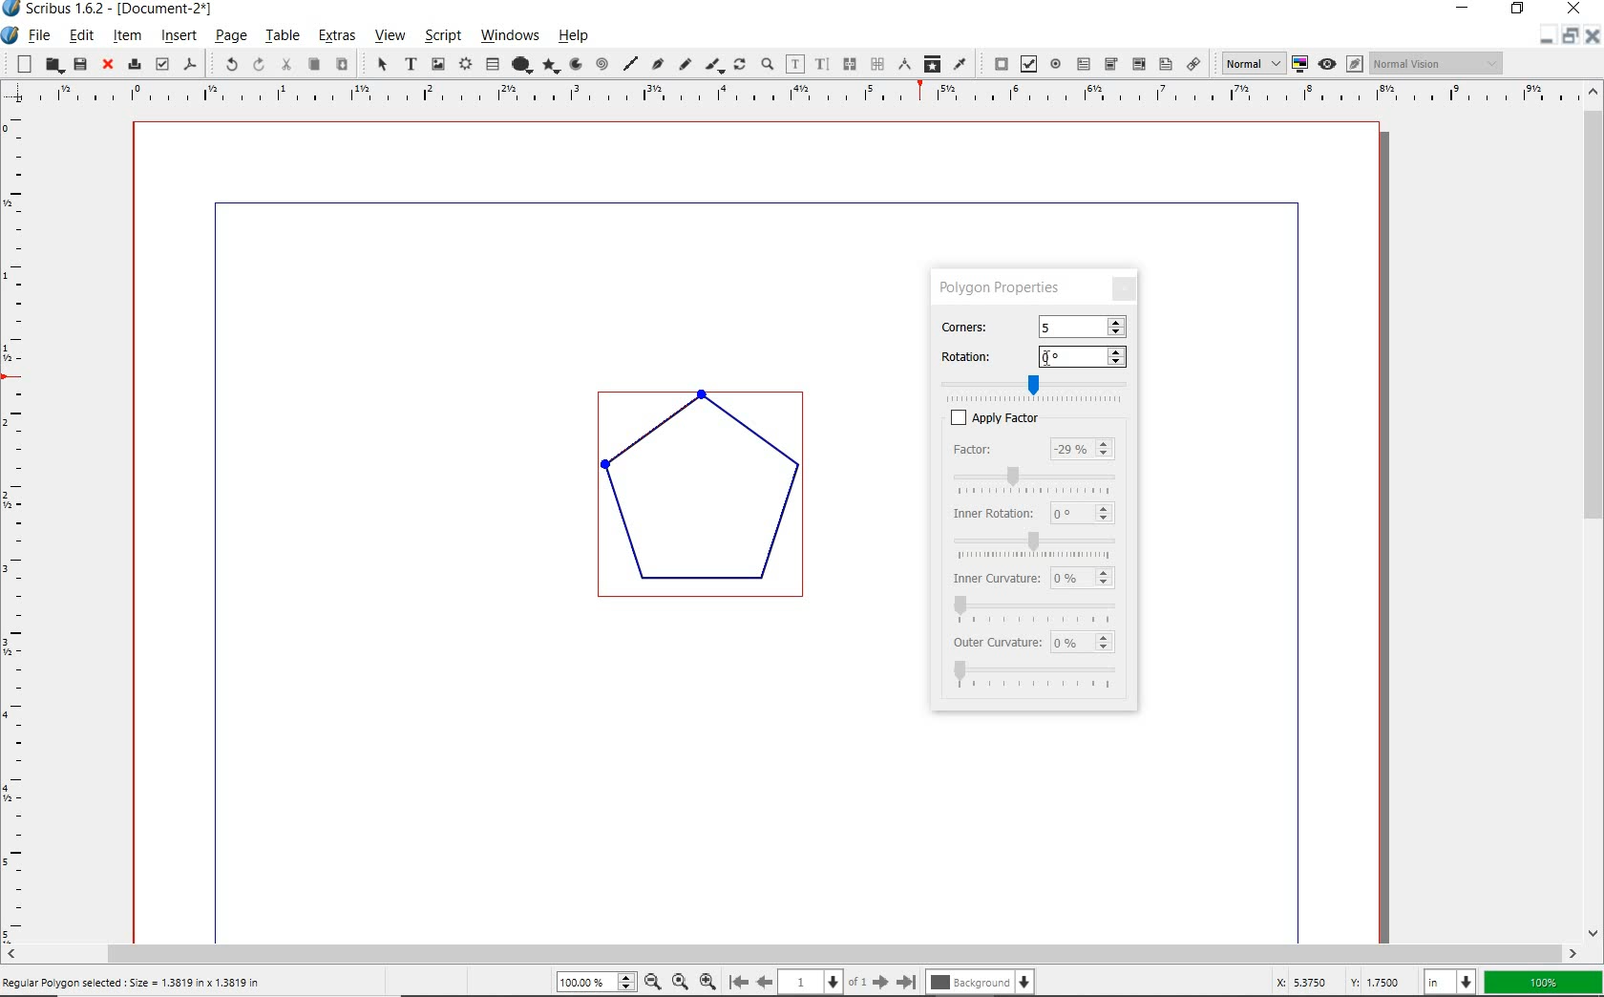  I want to click on shape, so click(523, 62).